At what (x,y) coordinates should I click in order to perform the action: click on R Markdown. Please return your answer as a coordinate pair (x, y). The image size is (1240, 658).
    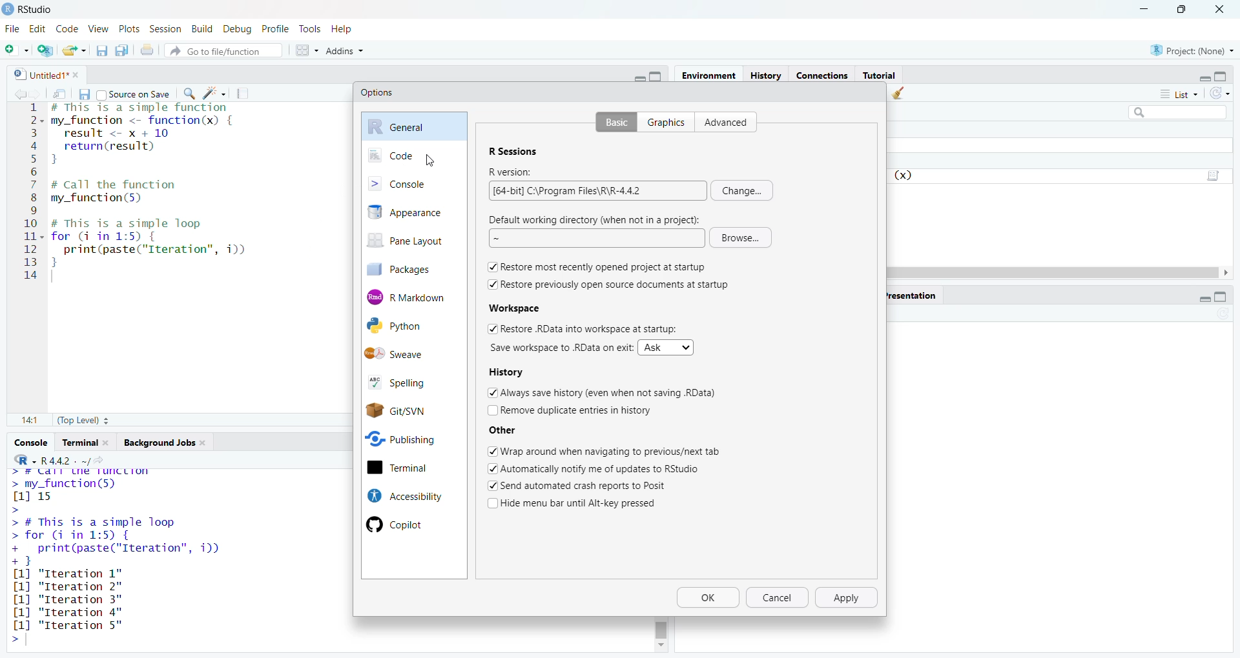
    Looking at the image, I should click on (415, 295).